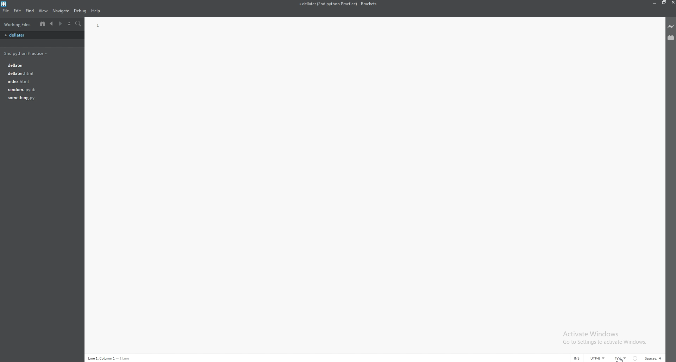 Image resolution: width=676 pixels, height=362 pixels. What do you see at coordinates (96, 11) in the screenshot?
I see `help` at bounding box center [96, 11].